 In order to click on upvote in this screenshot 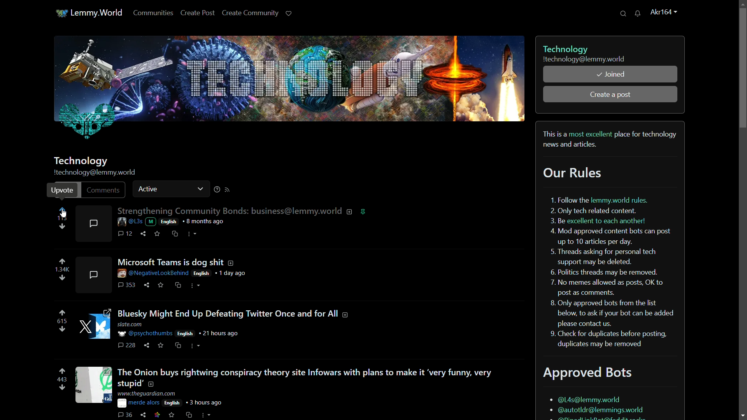, I will do `click(62, 313)`.